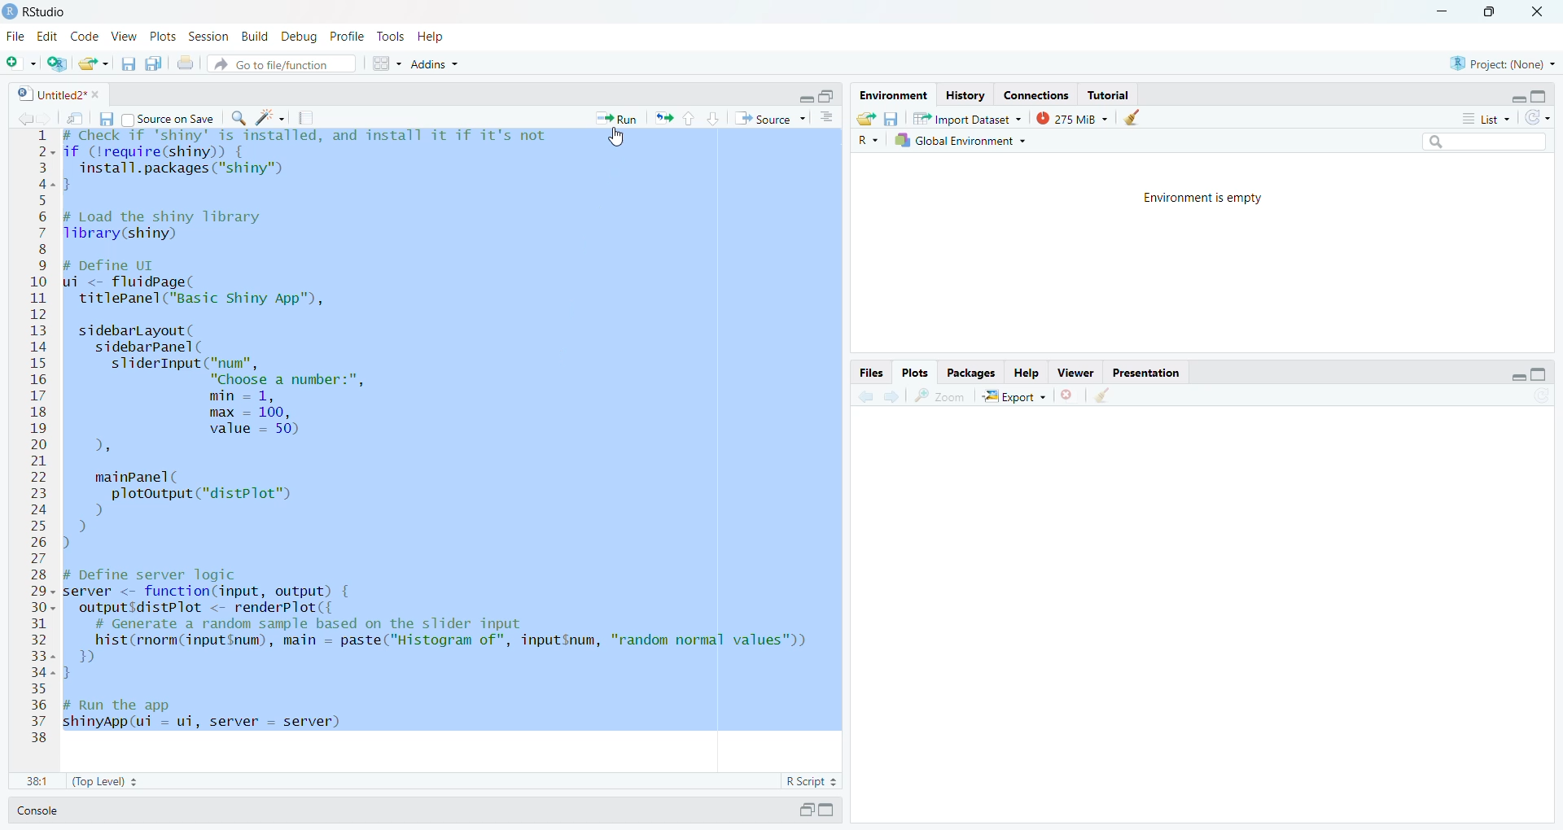 The height and width of the screenshot is (830, 1563). What do you see at coordinates (75, 119) in the screenshot?
I see `show in new window` at bounding box center [75, 119].